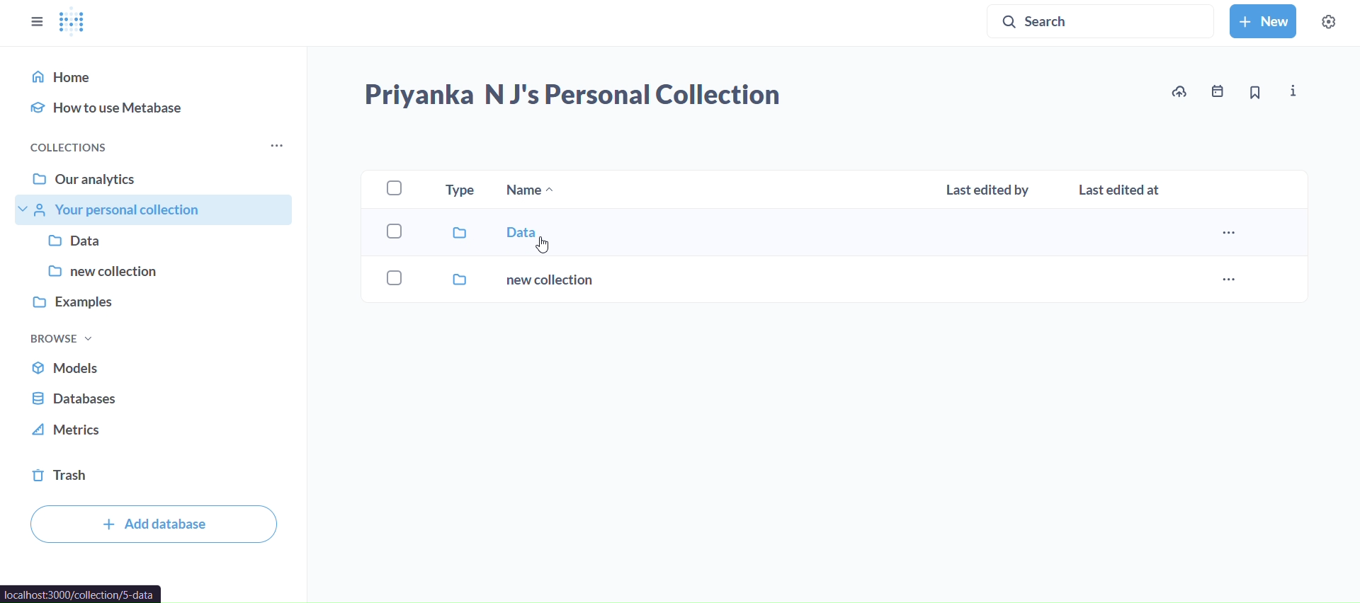 This screenshot has height=603, width=1360. I want to click on browse, so click(59, 338).